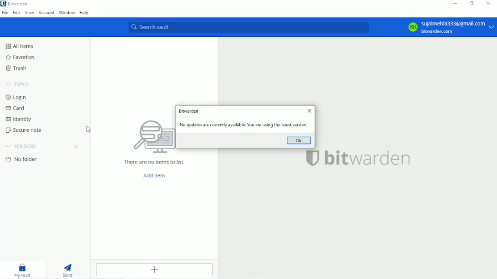 Image resolution: width=497 pixels, height=279 pixels. What do you see at coordinates (20, 45) in the screenshot?
I see `All items` at bounding box center [20, 45].